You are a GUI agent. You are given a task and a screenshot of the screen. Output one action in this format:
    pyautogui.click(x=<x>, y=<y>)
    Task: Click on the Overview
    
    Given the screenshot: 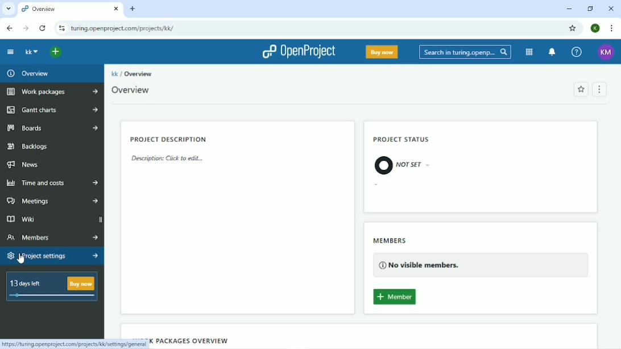 What is the action you would take?
    pyautogui.click(x=131, y=90)
    